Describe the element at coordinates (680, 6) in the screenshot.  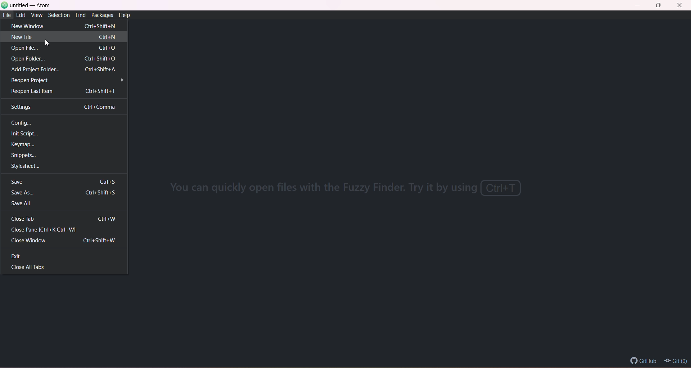
I see `Close` at that location.